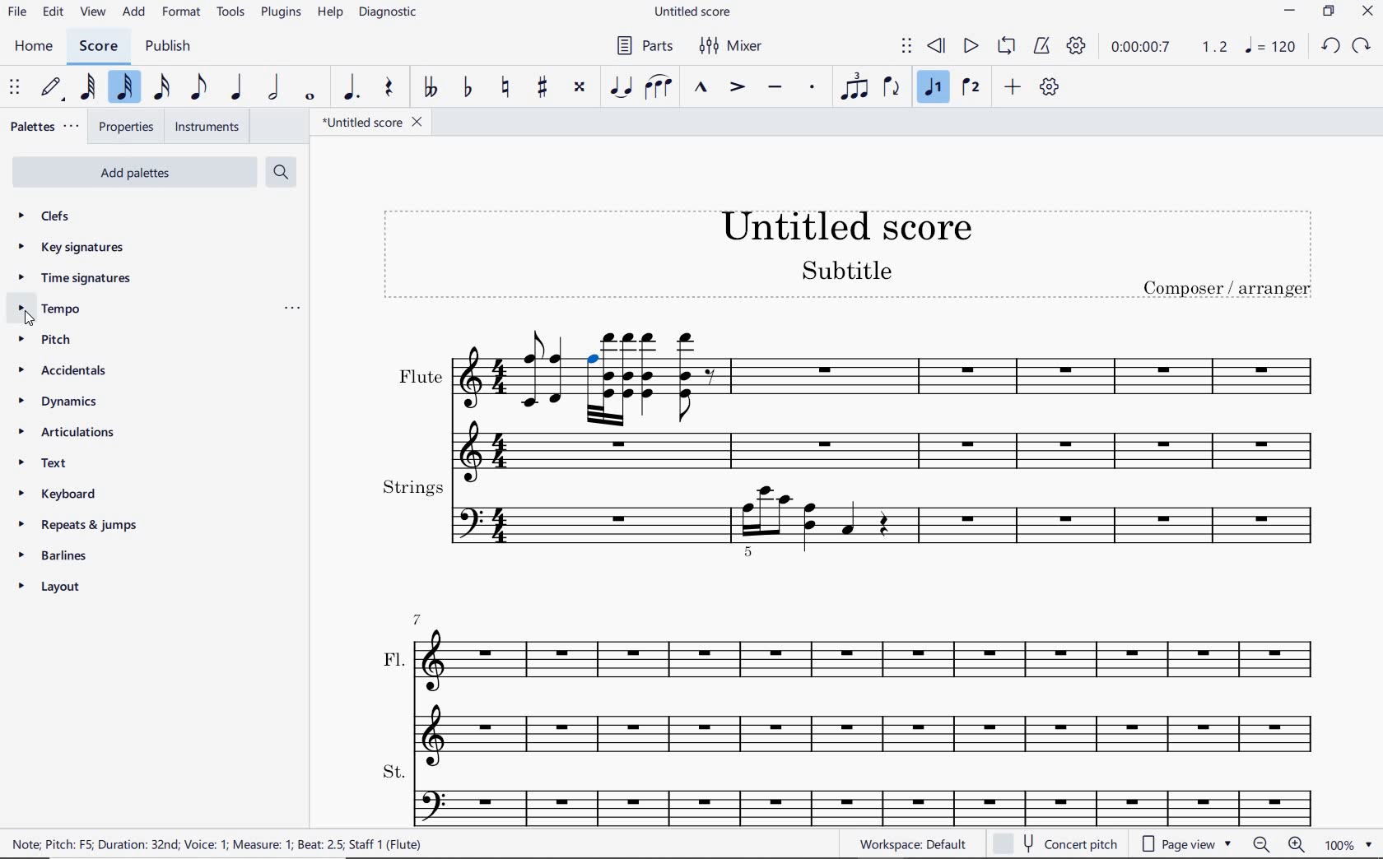 The width and height of the screenshot is (1383, 859). Describe the element at coordinates (507, 88) in the screenshot. I see `TOGGLE NATURAL` at that location.